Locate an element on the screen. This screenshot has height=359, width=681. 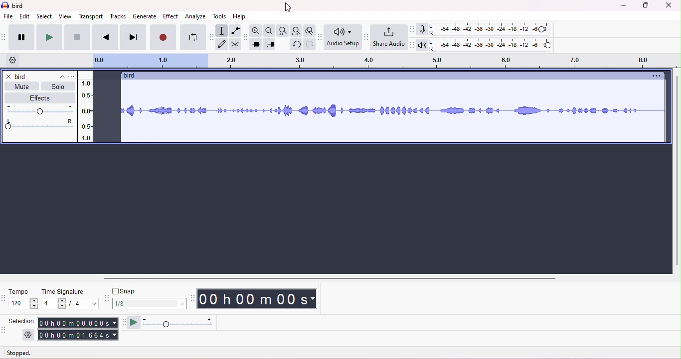
time signature is located at coordinates (62, 292).